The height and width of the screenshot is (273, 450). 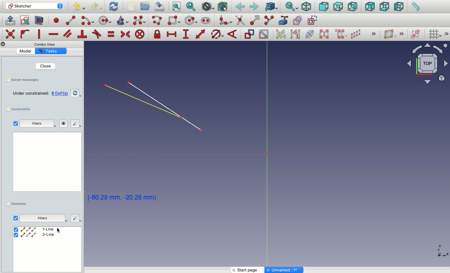 I want to click on Split edge, so click(x=269, y=20).